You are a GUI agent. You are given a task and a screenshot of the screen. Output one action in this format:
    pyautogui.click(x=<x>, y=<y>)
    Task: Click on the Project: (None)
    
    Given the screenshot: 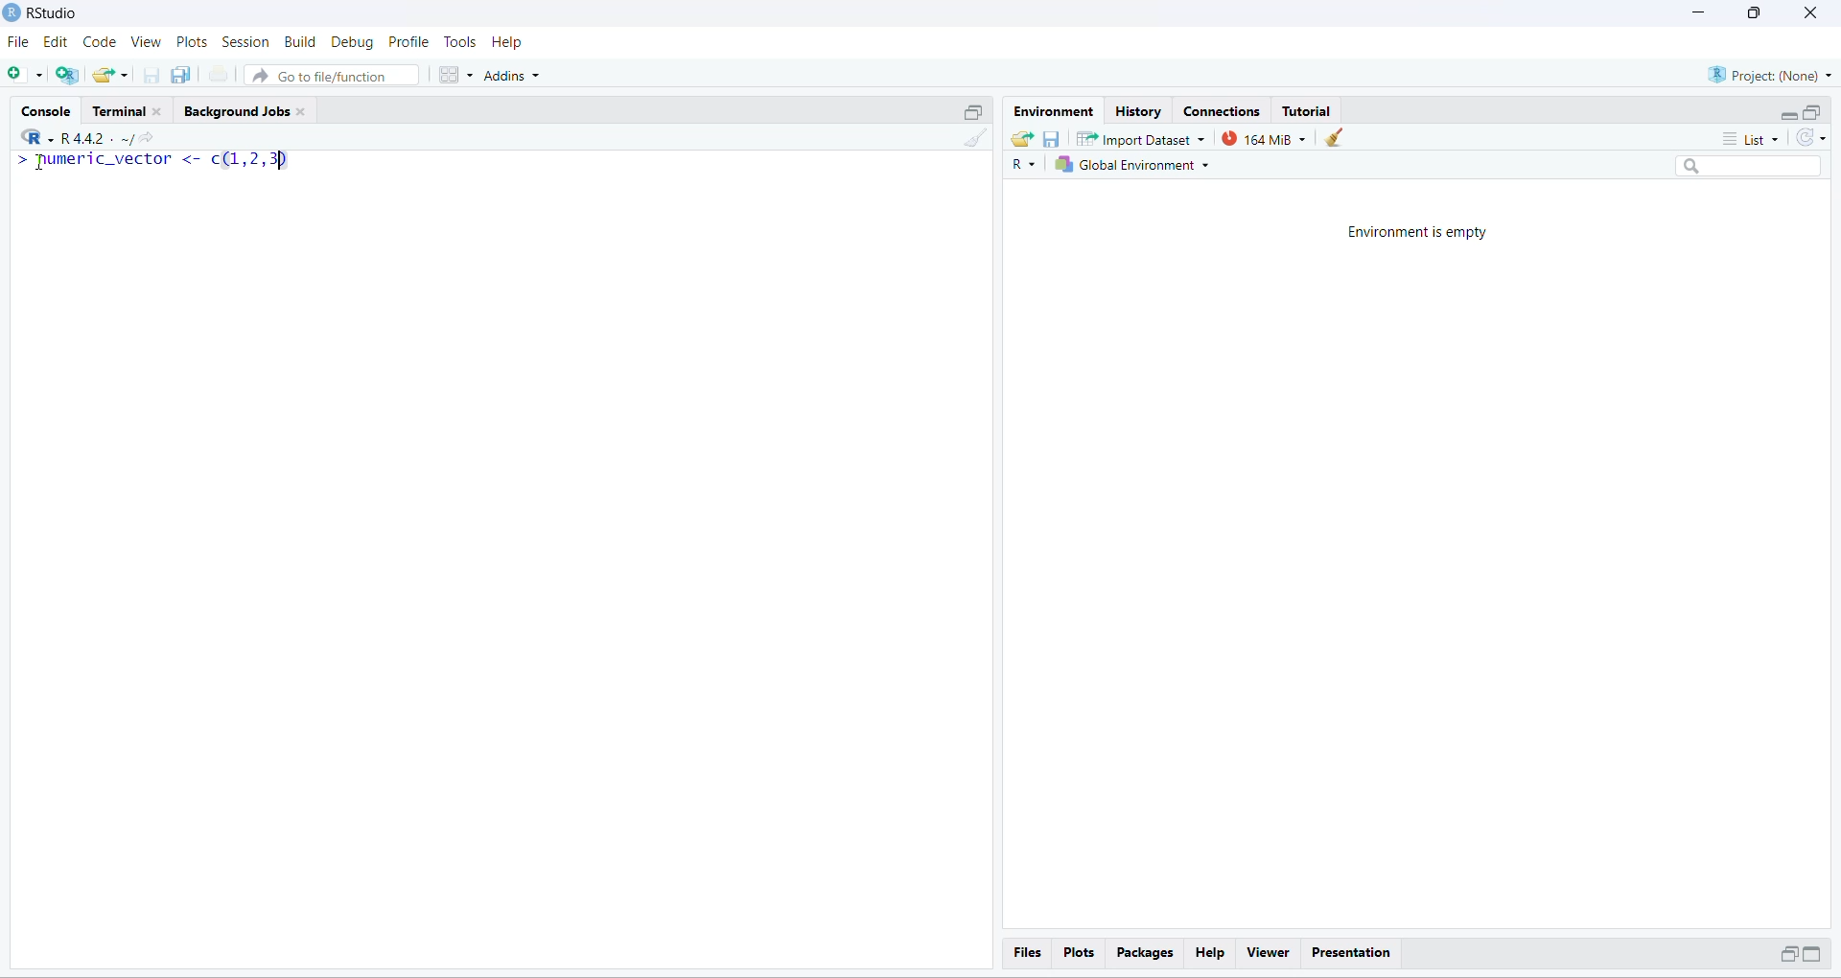 What is the action you would take?
    pyautogui.click(x=1772, y=74)
    